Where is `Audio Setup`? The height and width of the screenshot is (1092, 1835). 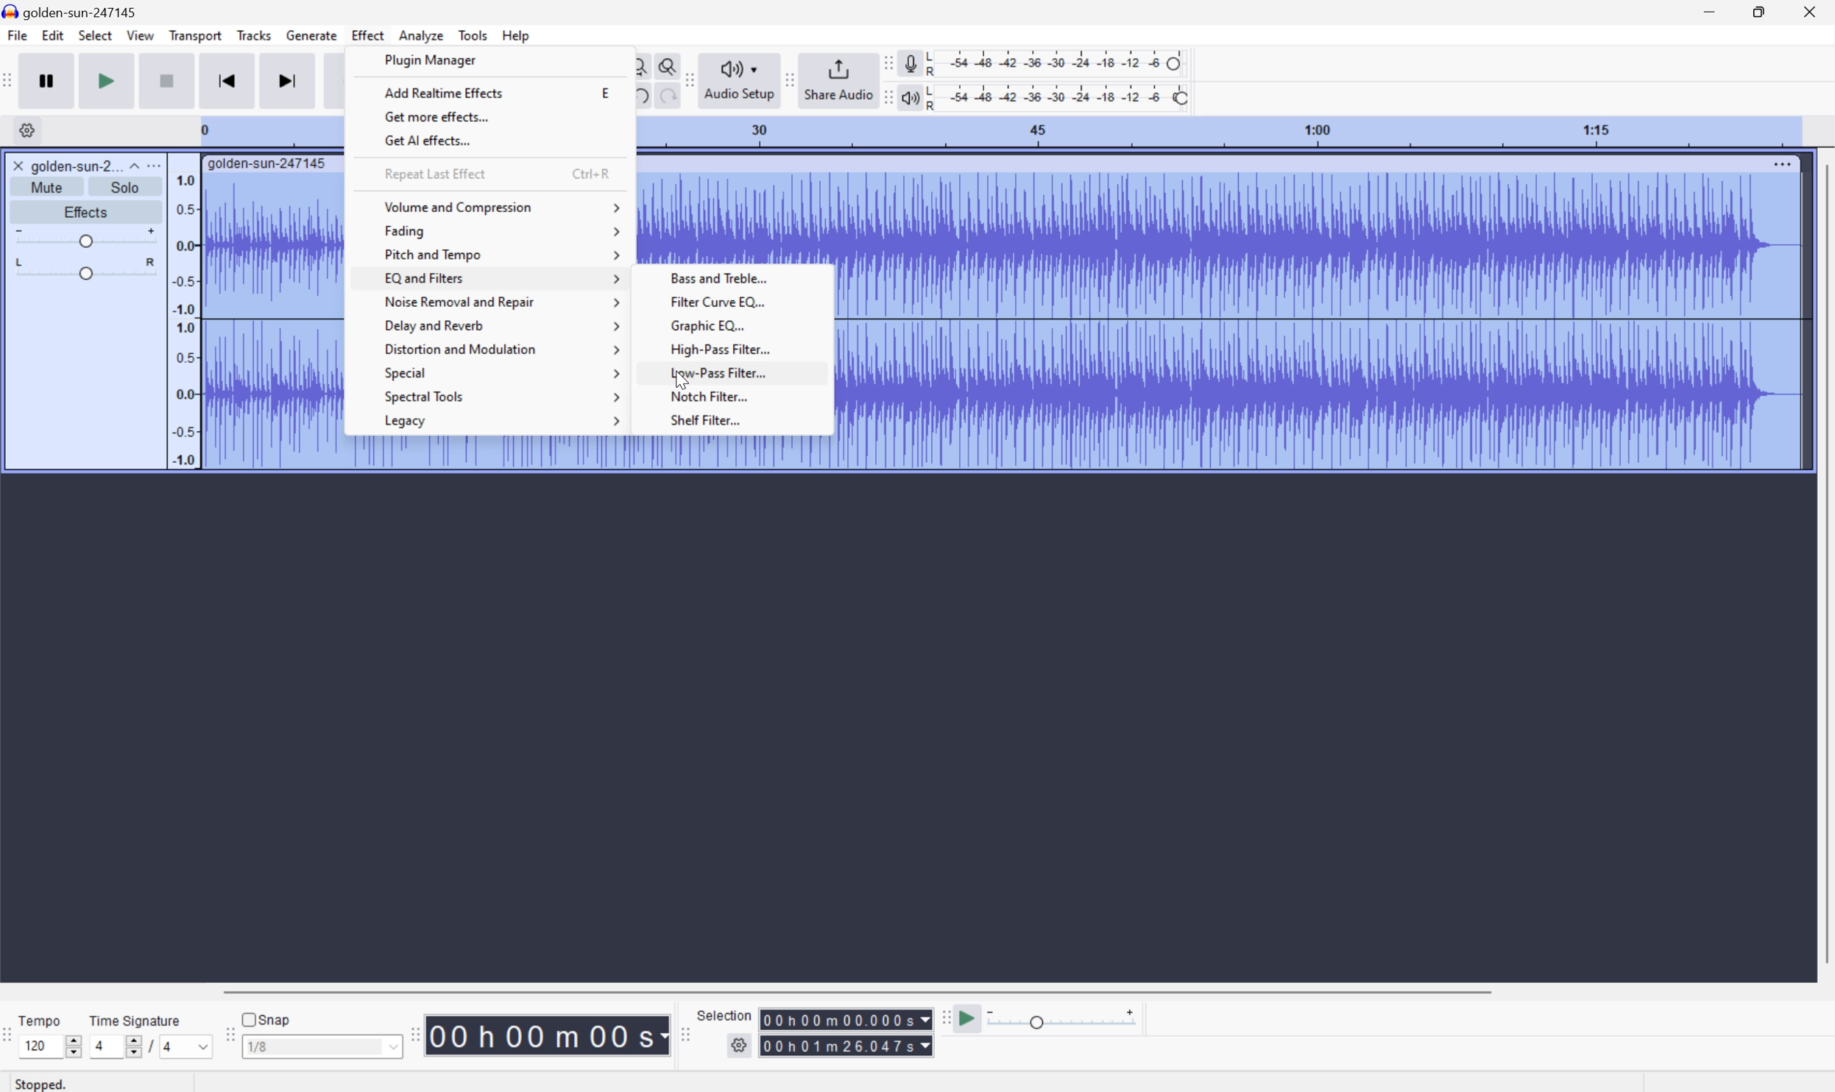 Audio Setup is located at coordinates (739, 81).